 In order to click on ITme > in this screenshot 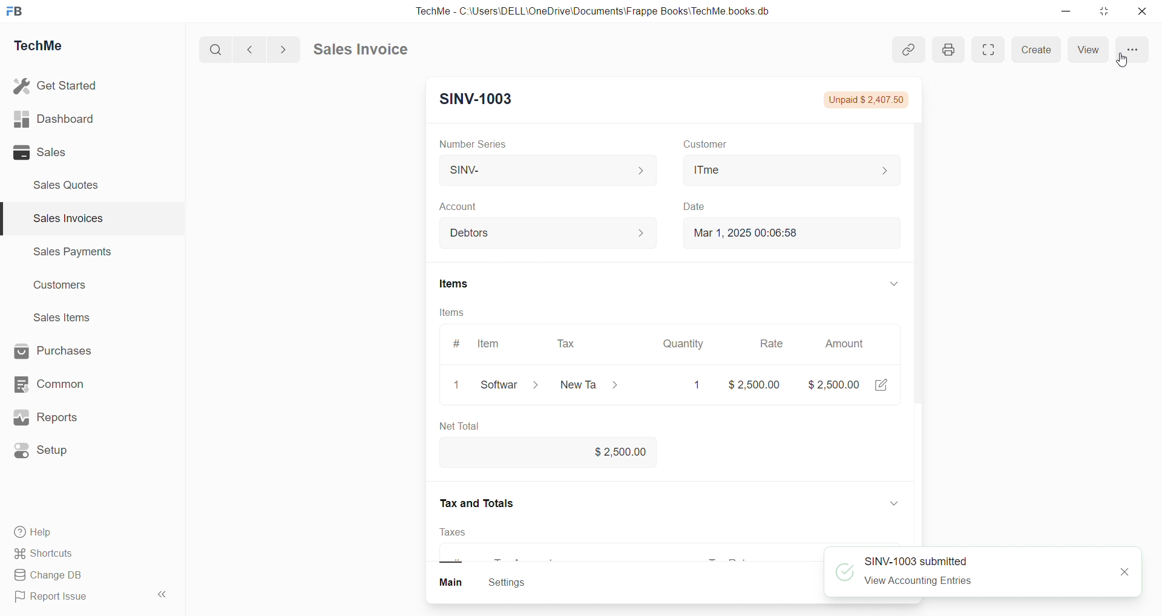, I will do `click(790, 170)`.